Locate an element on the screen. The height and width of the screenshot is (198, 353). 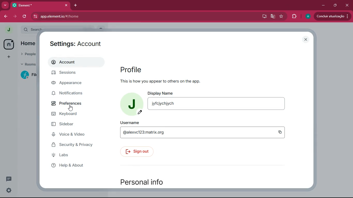
refresh is located at coordinates (25, 16).